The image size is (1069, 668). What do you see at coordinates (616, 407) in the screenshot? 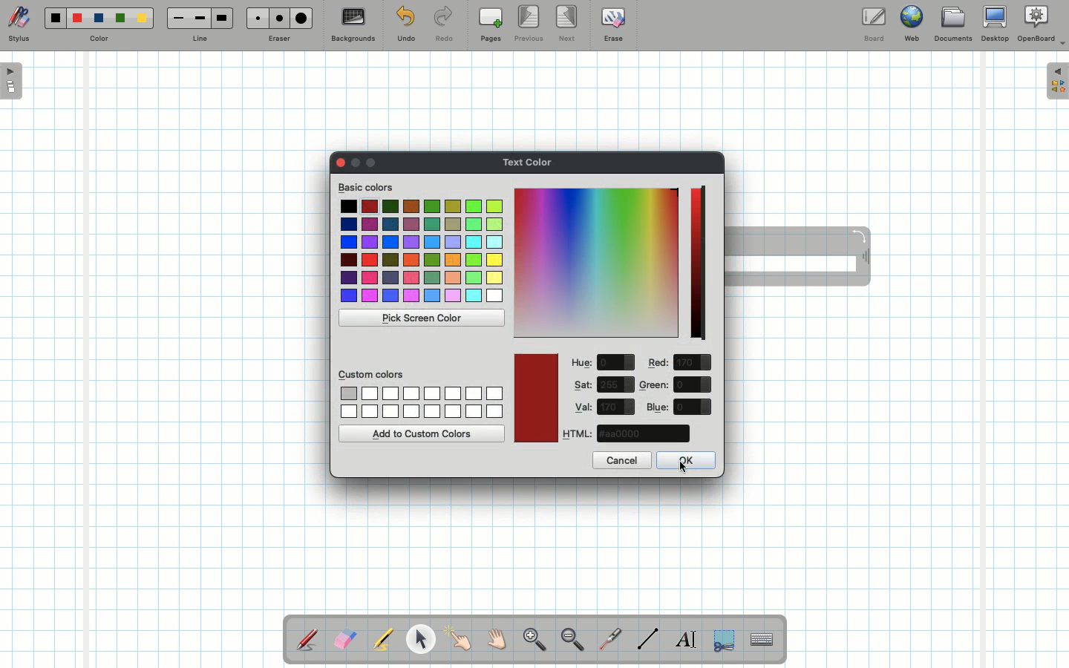
I see `value` at bounding box center [616, 407].